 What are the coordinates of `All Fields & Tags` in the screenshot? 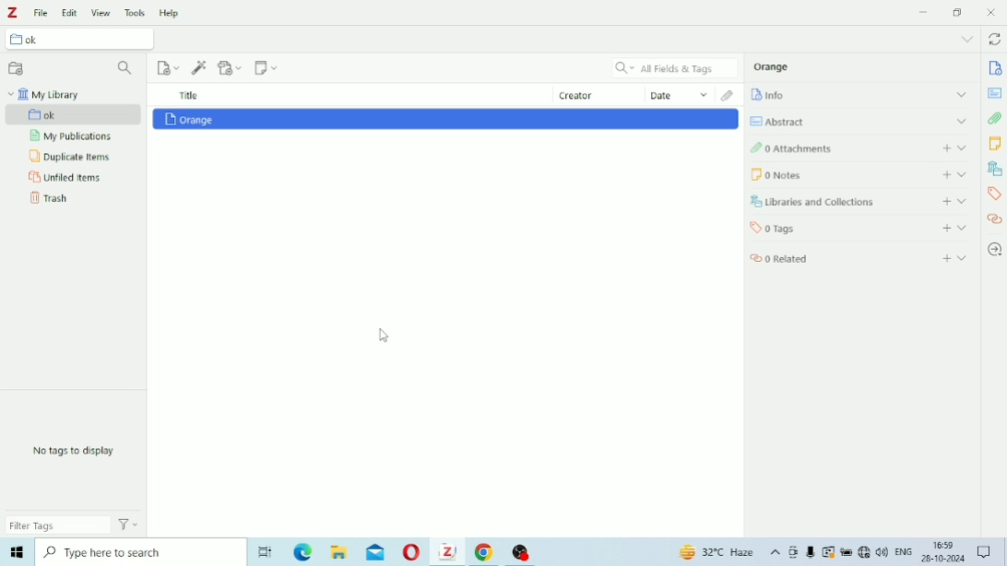 It's located at (675, 68).